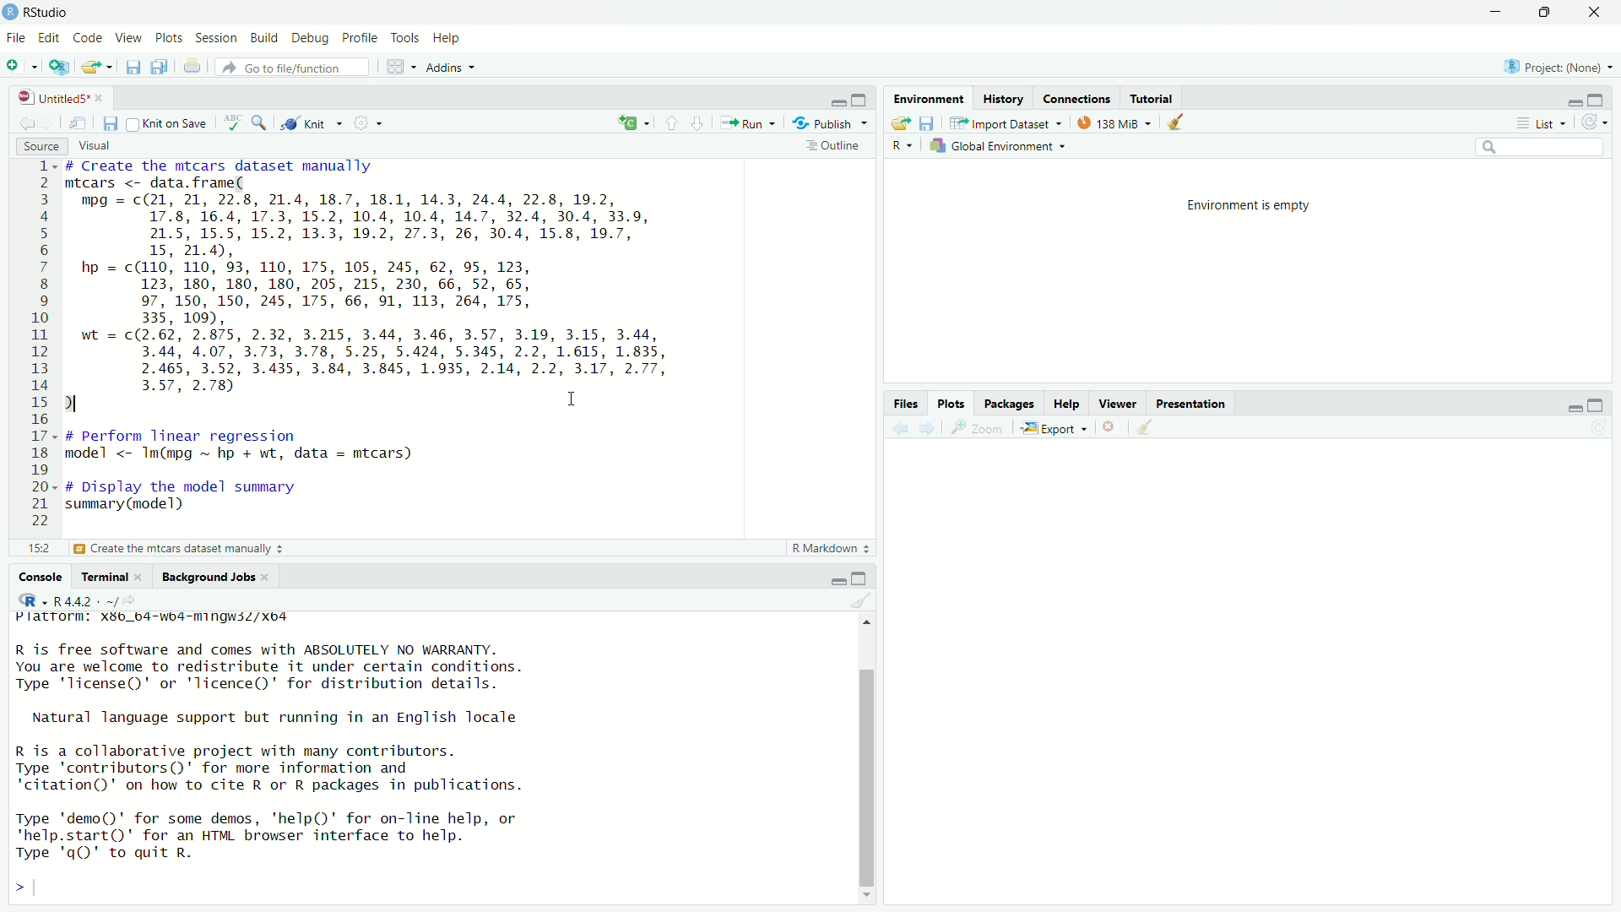  I want to click on export, so click(1054, 429).